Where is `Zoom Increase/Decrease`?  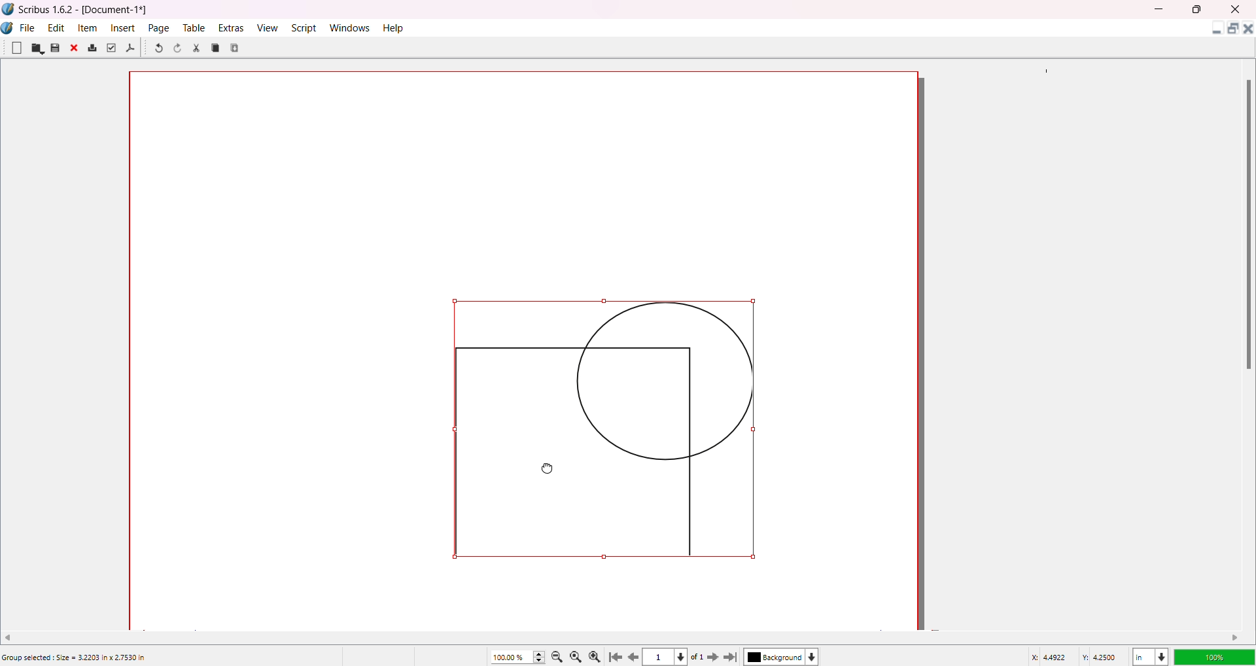 Zoom Increase/Decrease is located at coordinates (541, 655).